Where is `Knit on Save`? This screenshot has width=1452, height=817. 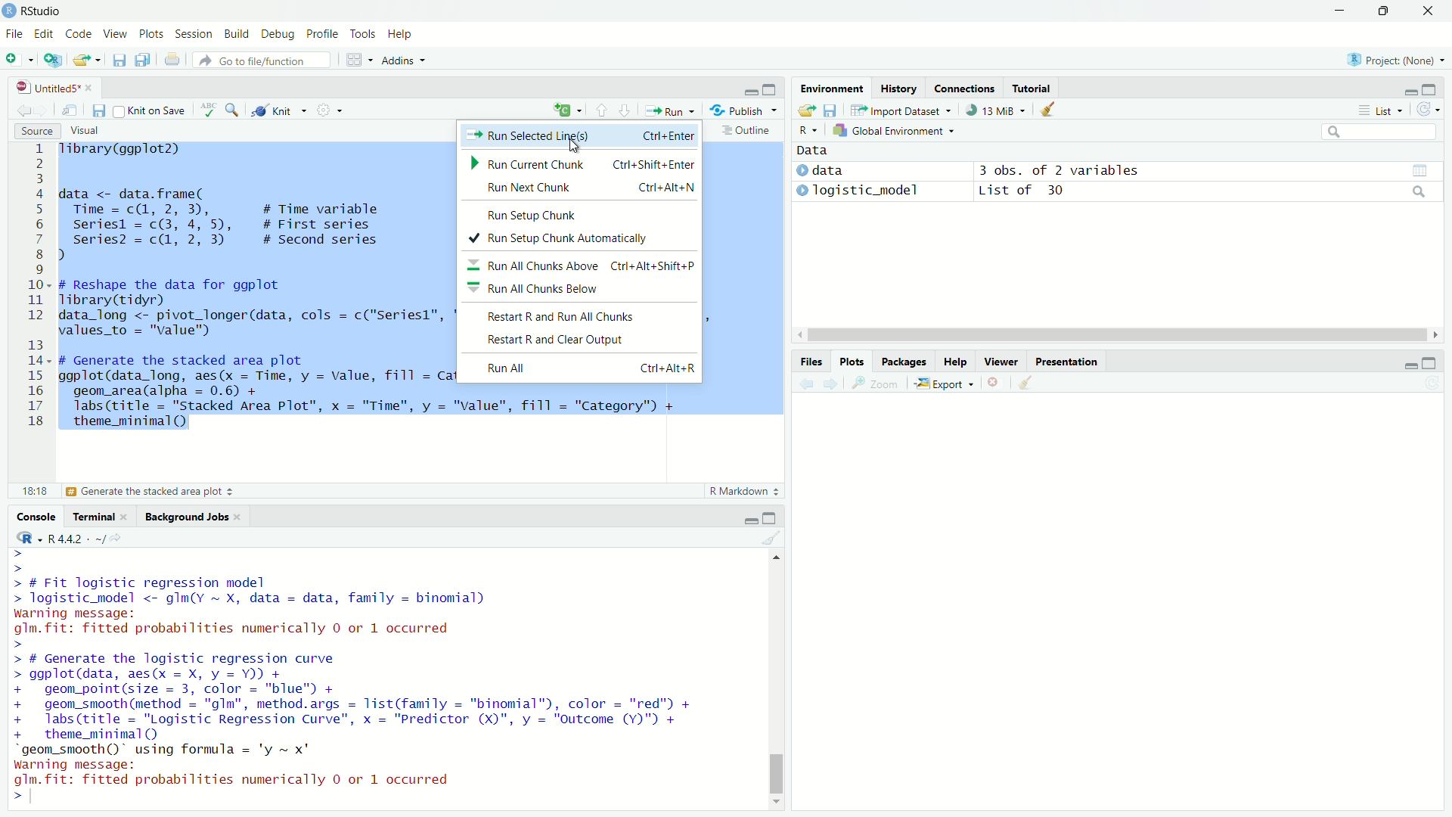
Knit on Save is located at coordinates (152, 111).